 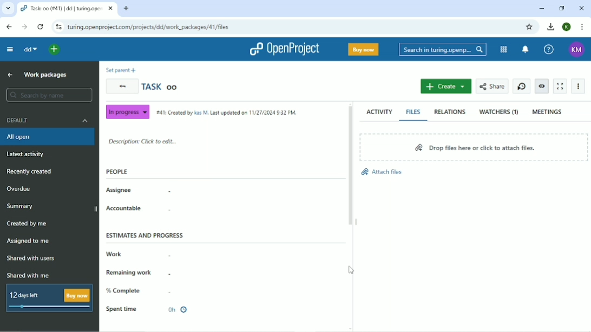 What do you see at coordinates (379, 111) in the screenshot?
I see `Activity` at bounding box center [379, 111].